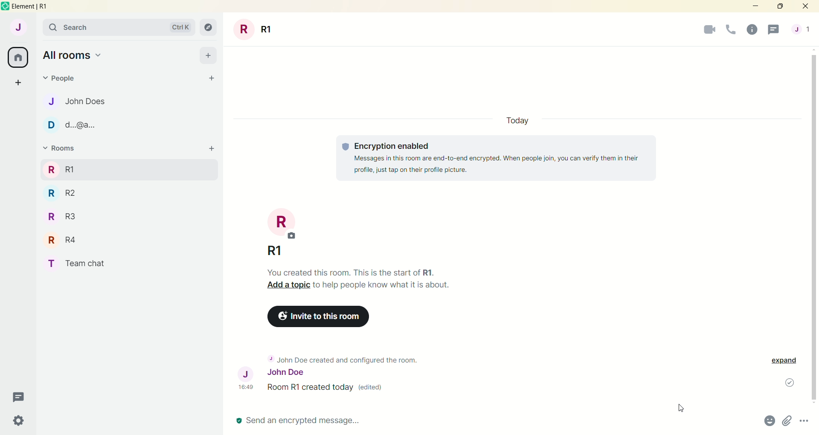  Describe the element at coordinates (21, 84) in the screenshot. I see `create a space` at that location.